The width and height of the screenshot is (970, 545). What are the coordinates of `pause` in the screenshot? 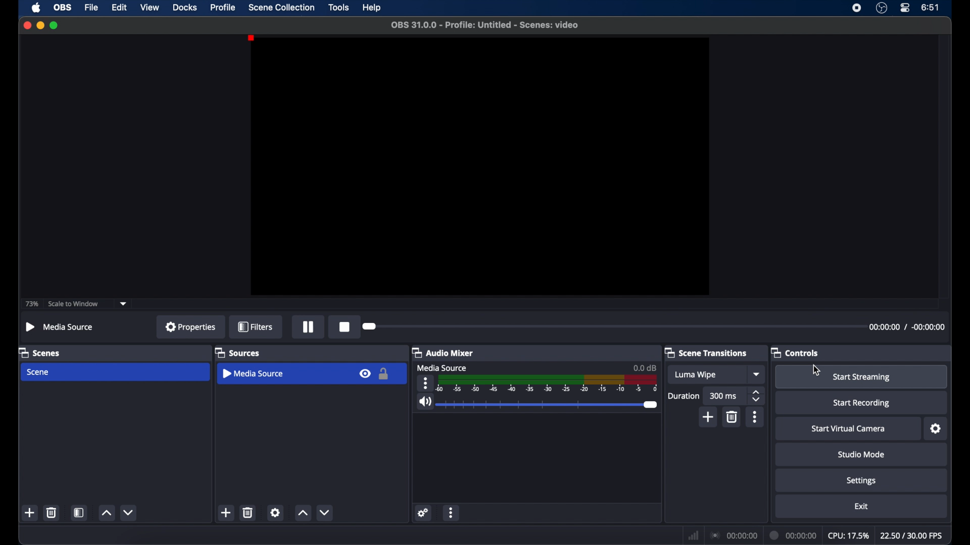 It's located at (309, 328).